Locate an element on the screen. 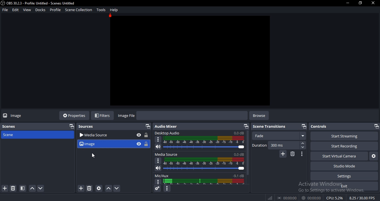 The width and height of the screenshot is (380, 201). move down is located at coordinates (41, 189).